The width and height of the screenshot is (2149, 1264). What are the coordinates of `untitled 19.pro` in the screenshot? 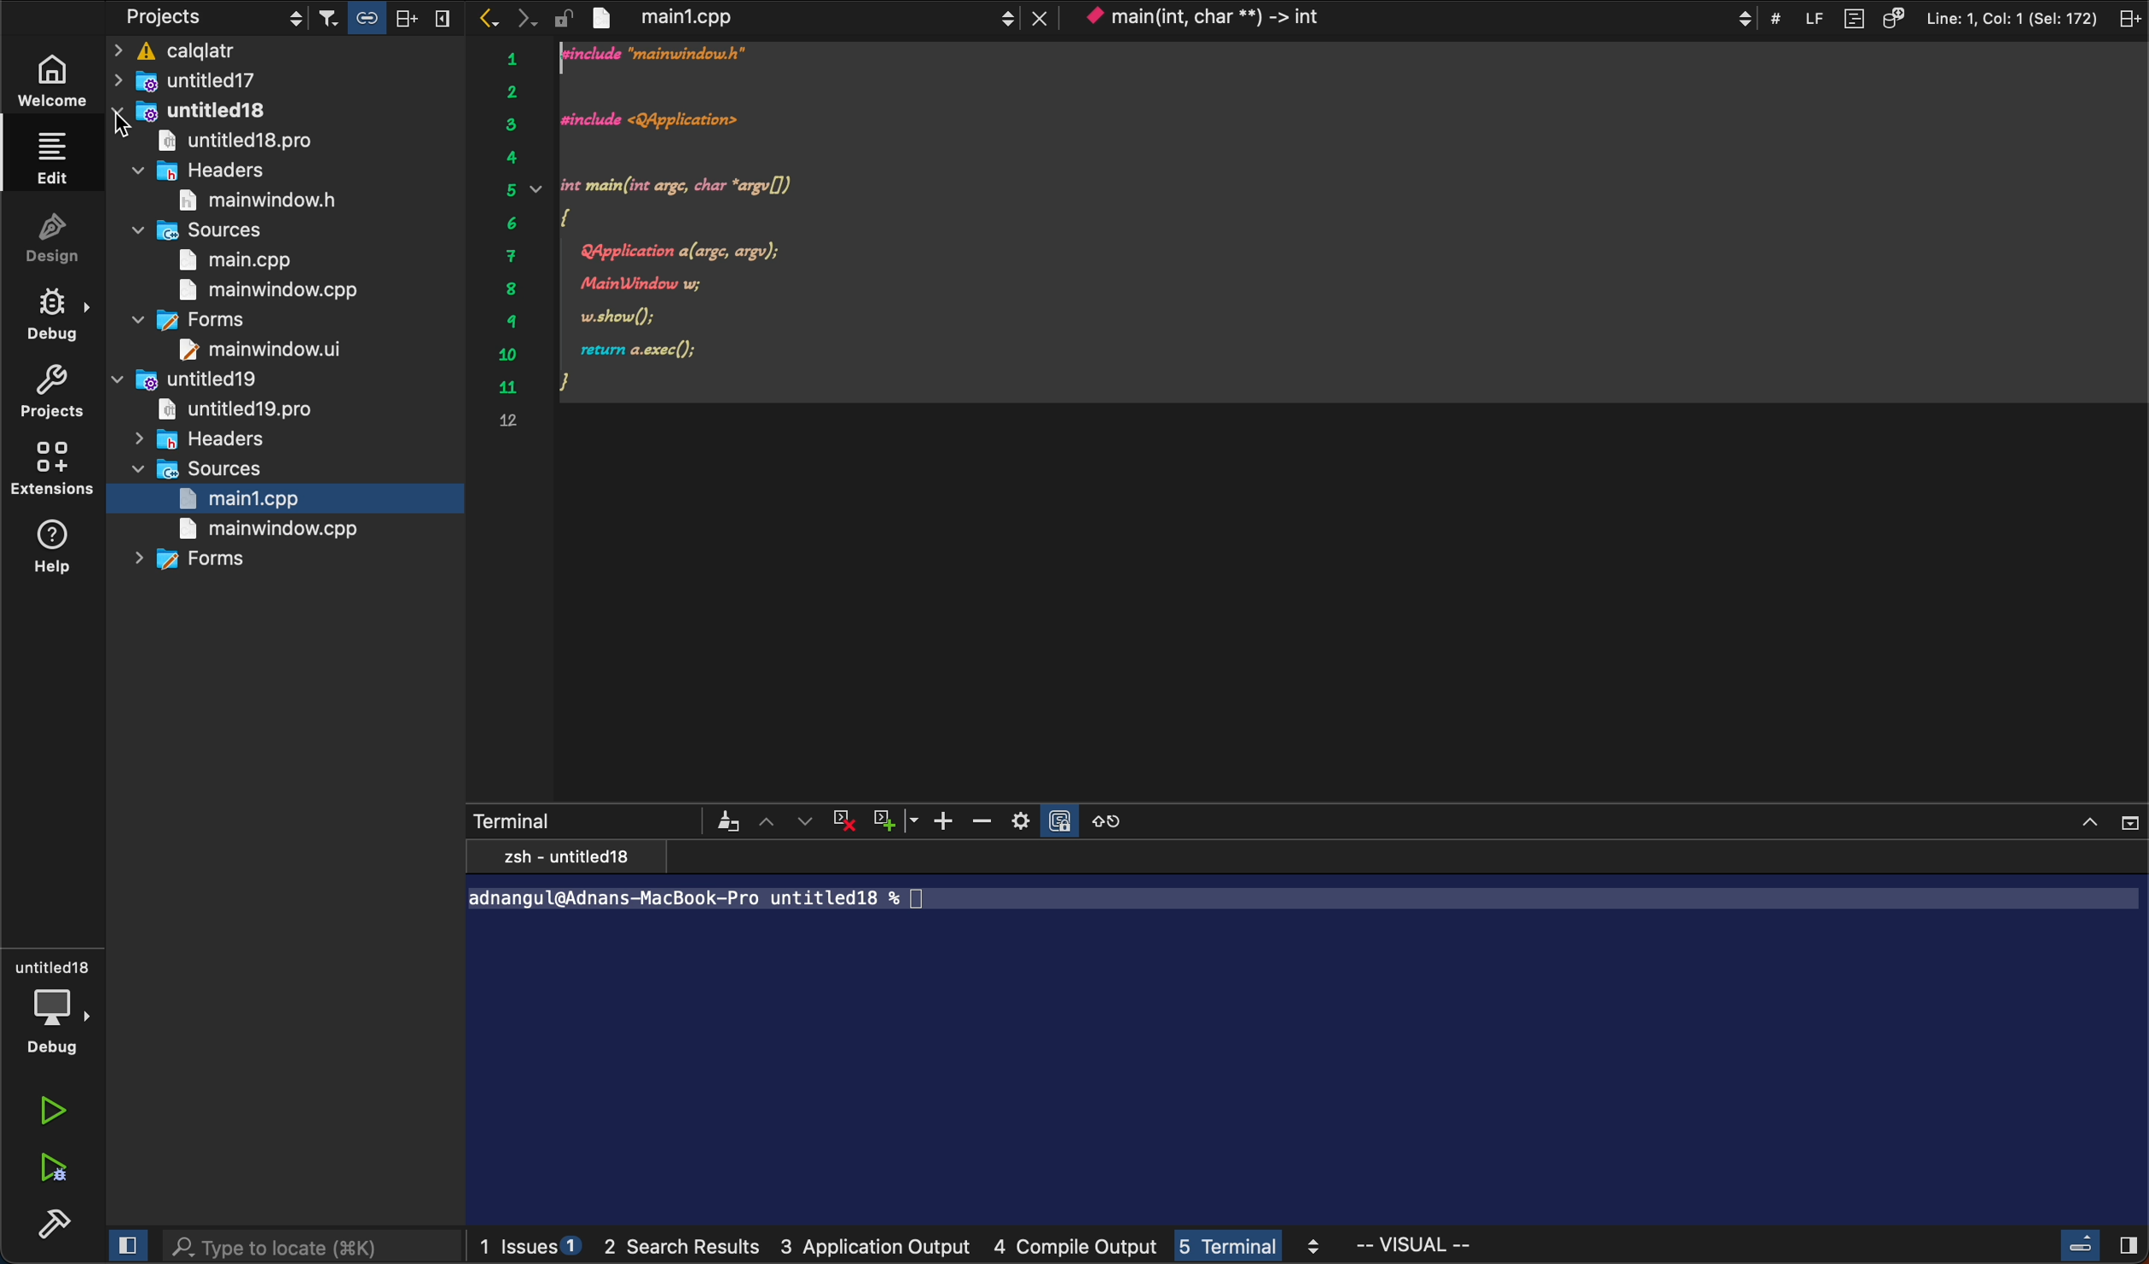 It's located at (233, 409).